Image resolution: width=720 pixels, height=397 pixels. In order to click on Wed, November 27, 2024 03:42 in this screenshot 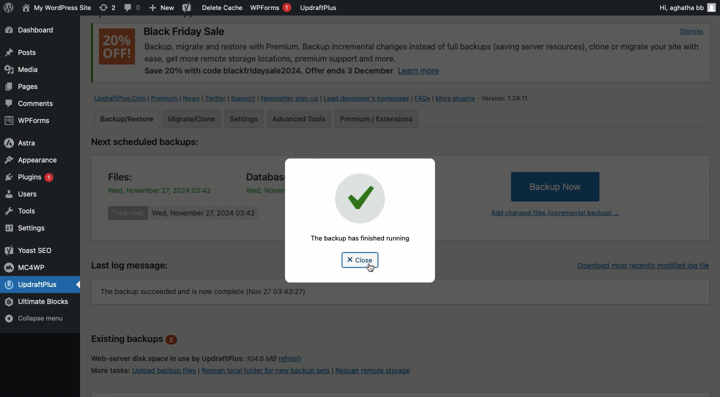, I will do `click(159, 189)`.